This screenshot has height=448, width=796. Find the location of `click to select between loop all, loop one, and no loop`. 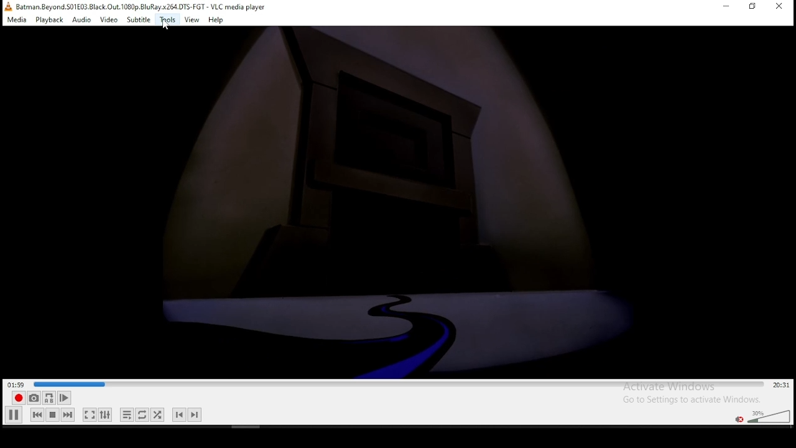

click to select between loop all, loop one, and no loop is located at coordinates (141, 416).